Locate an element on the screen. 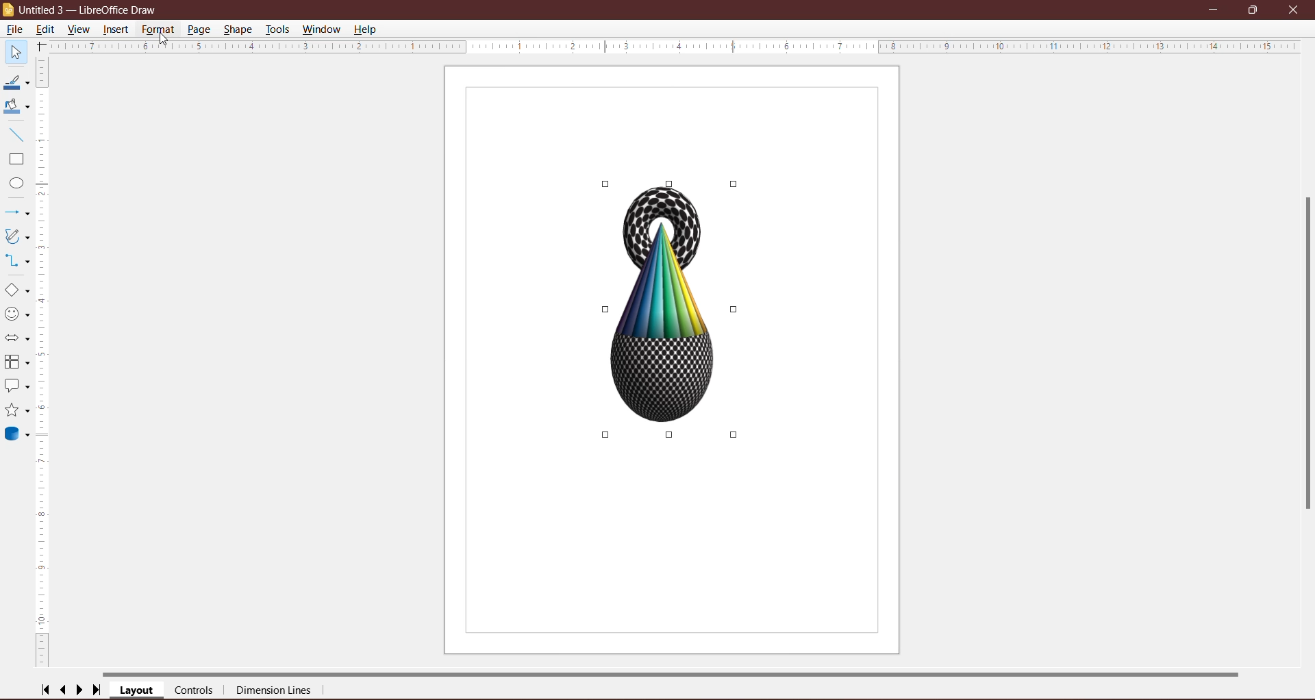 The image size is (1315, 700). Scroll to last page is located at coordinates (97, 690).